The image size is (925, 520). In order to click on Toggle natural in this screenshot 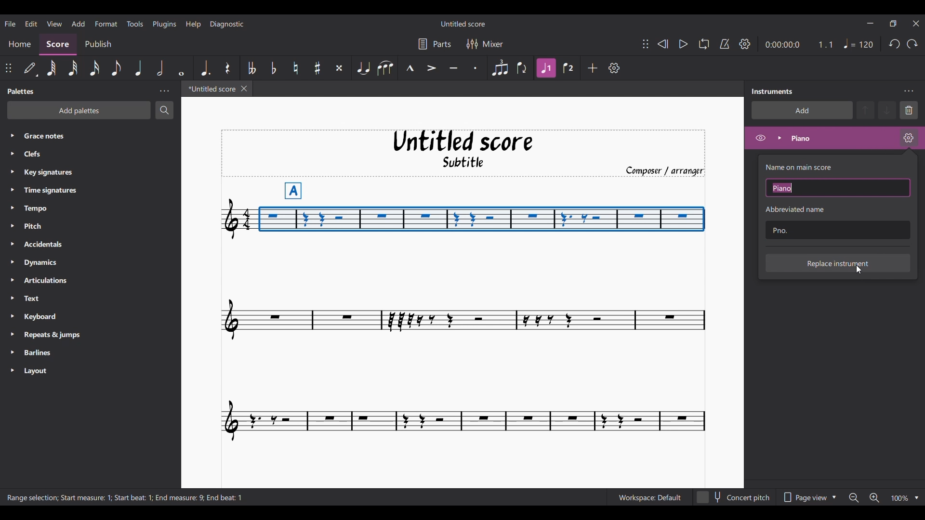, I will do `click(295, 68)`.